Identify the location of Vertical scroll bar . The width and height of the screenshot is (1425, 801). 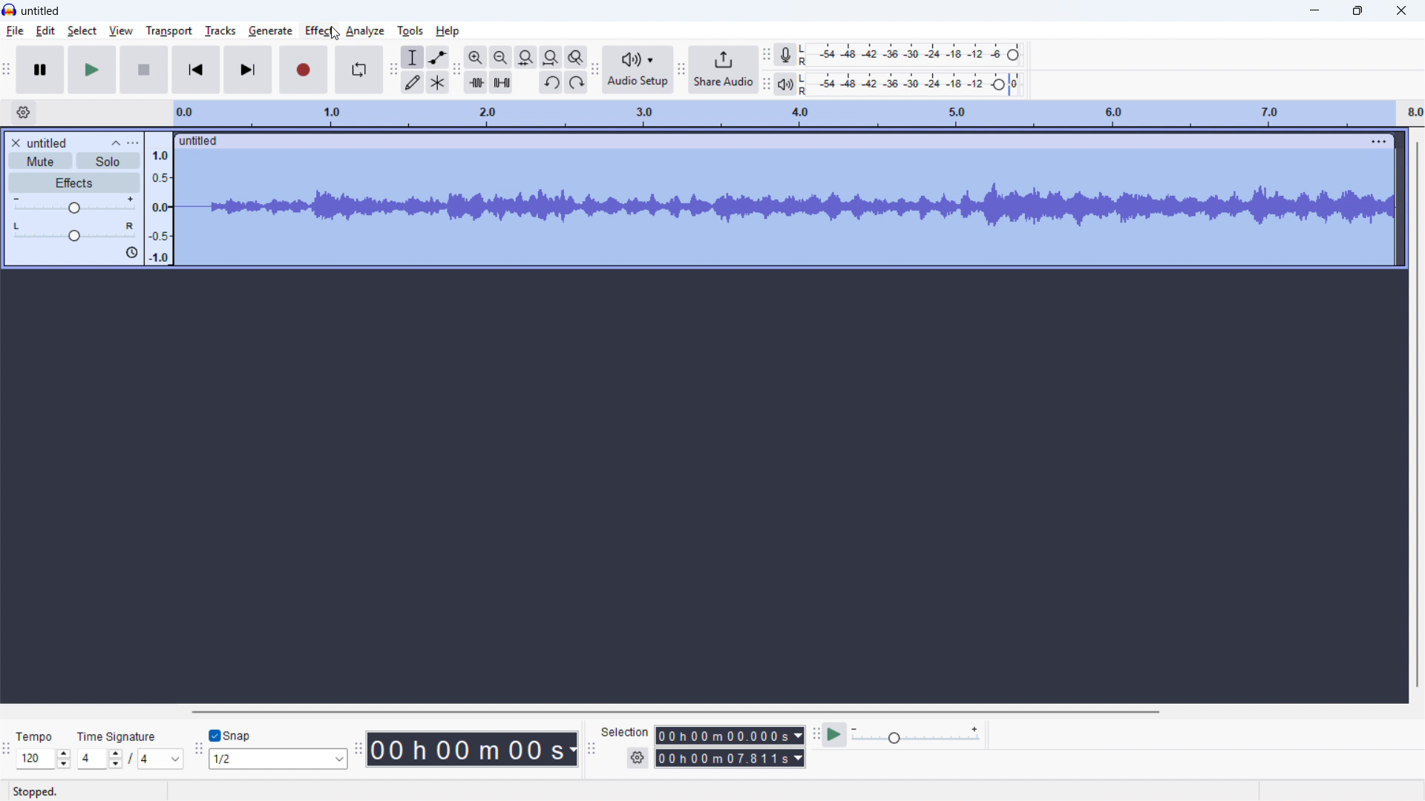
(1418, 415).